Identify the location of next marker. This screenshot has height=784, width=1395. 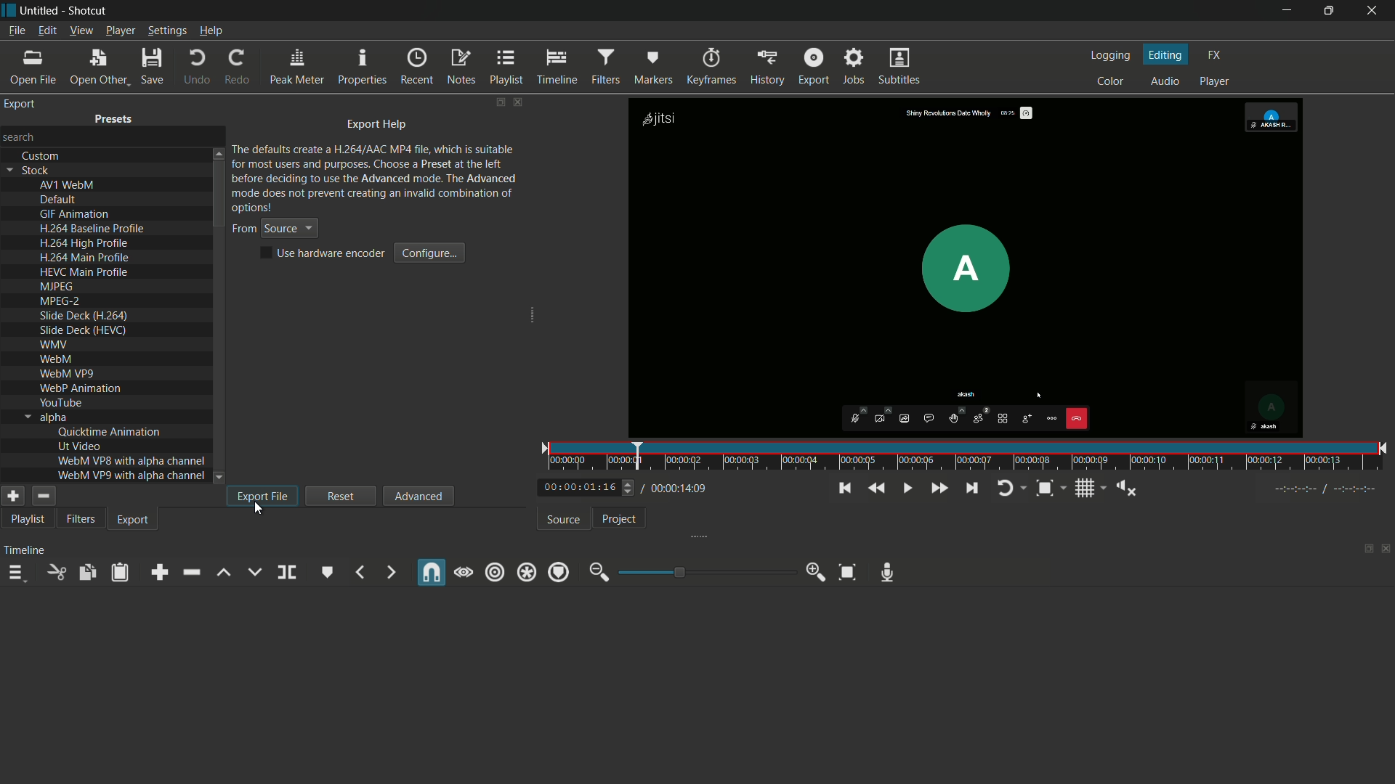
(389, 572).